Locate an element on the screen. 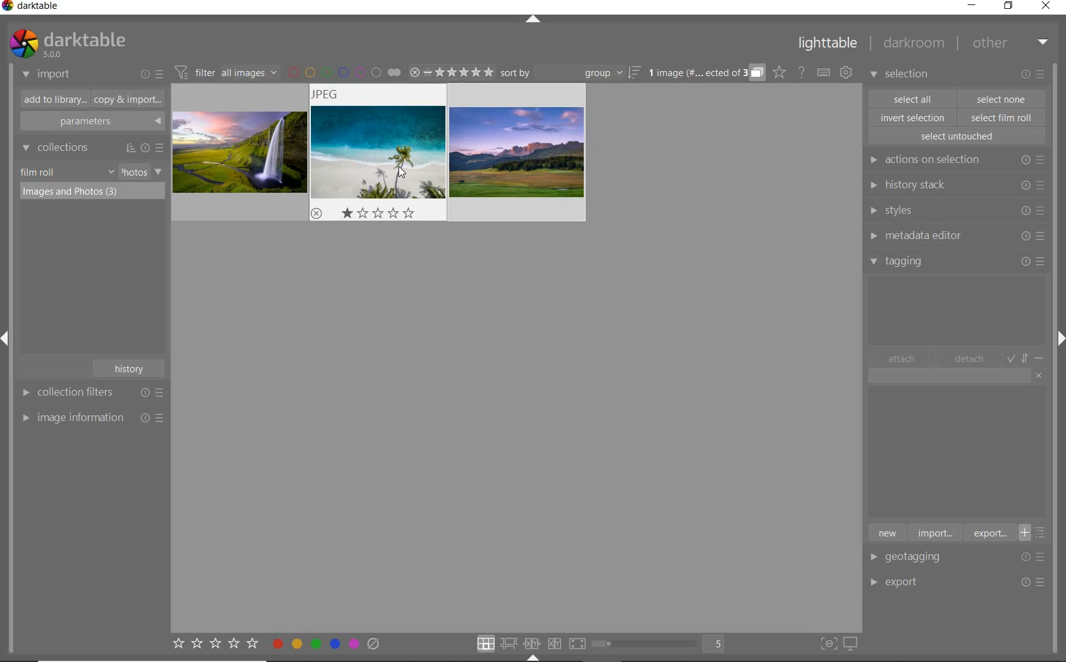 Image resolution: width=1066 pixels, height=662 pixels. click option to select layout is located at coordinates (529, 644).